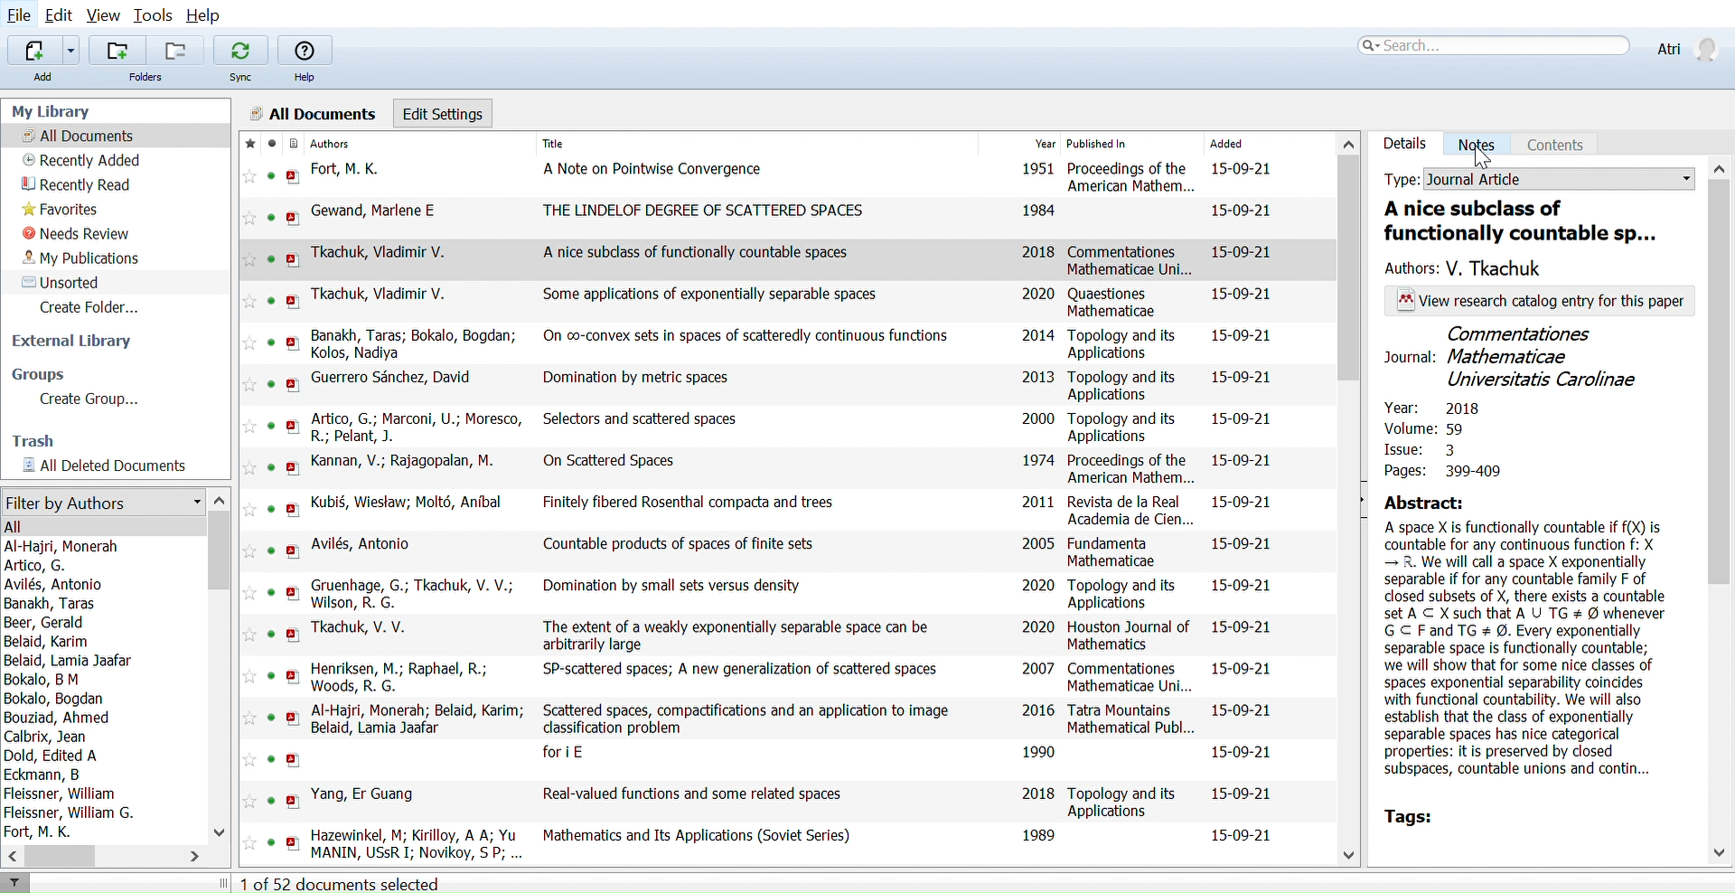 This screenshot has height=893, width=1735. Describe the element at coordinates (1363, 501) in the screenshot. I see `Open sidebar` at that location.